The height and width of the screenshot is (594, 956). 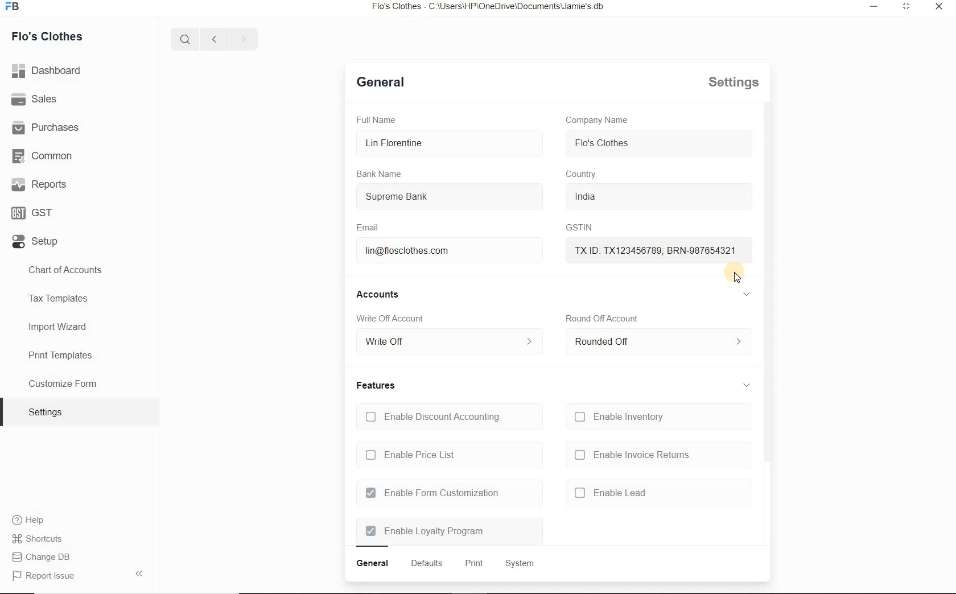 What do you see at coordinates (413, 456) in the screenshot?
I see `Enable Price List` at bounding box center [413, 456].